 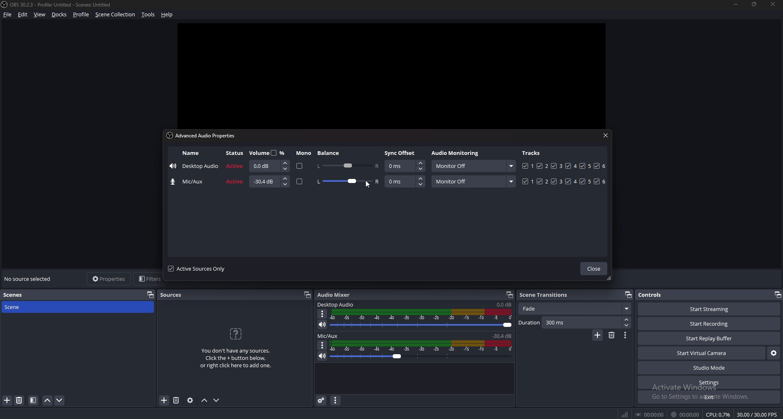 What do you see at coordinates (190, 182) in the screenshot?
I see `name` at bounding box center [190, 182].